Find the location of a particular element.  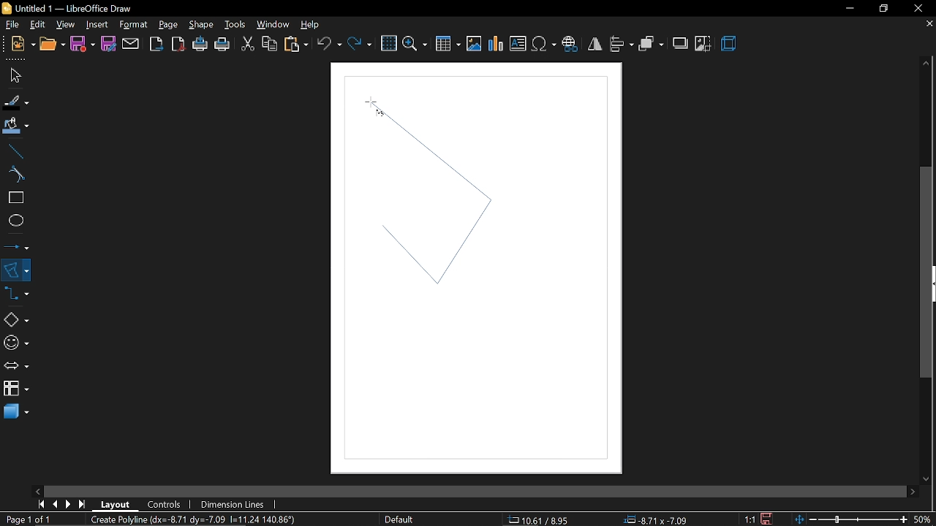

paste is located at coordinates (295, 44).